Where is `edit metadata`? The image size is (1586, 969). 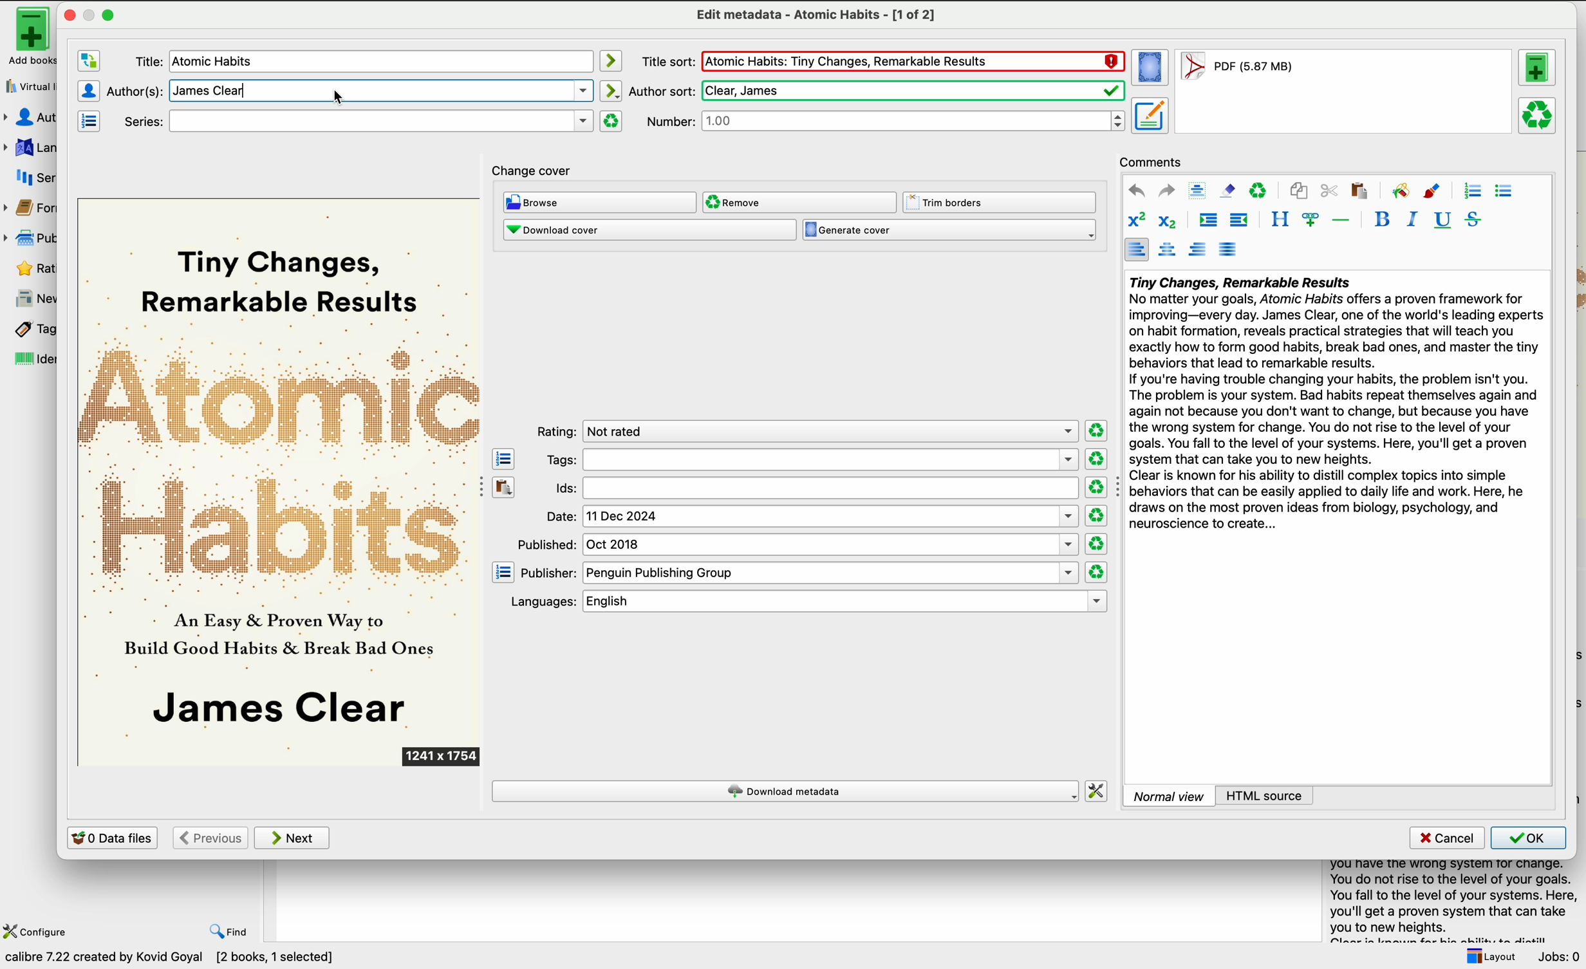 edit metadata is located at coordinates (815, 15).